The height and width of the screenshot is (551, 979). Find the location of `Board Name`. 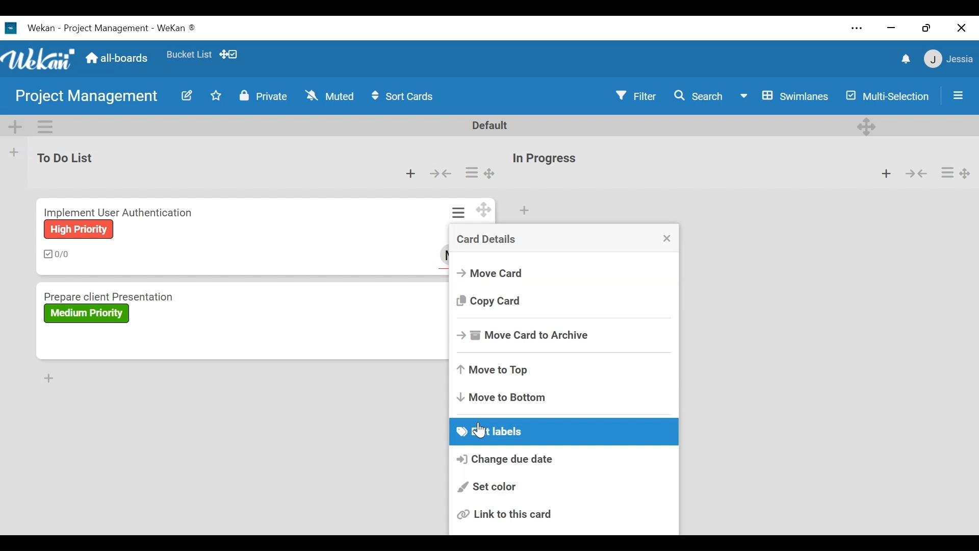

Board Name is located at coordinates (87, 97).